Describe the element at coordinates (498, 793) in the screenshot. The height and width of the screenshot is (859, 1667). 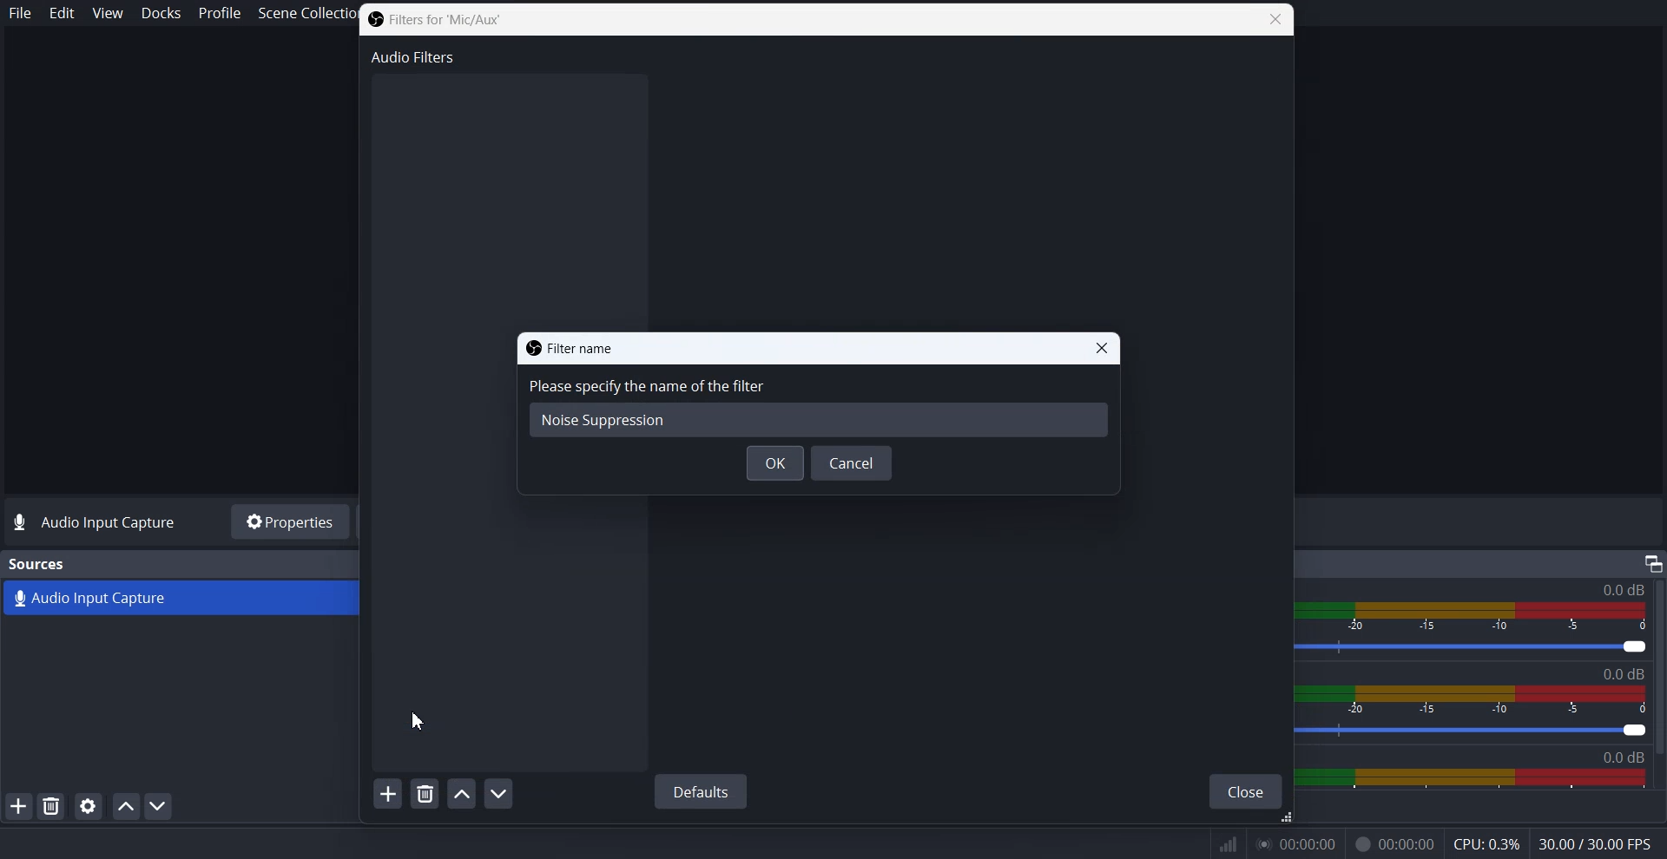
I see `Move filter down` at that location.